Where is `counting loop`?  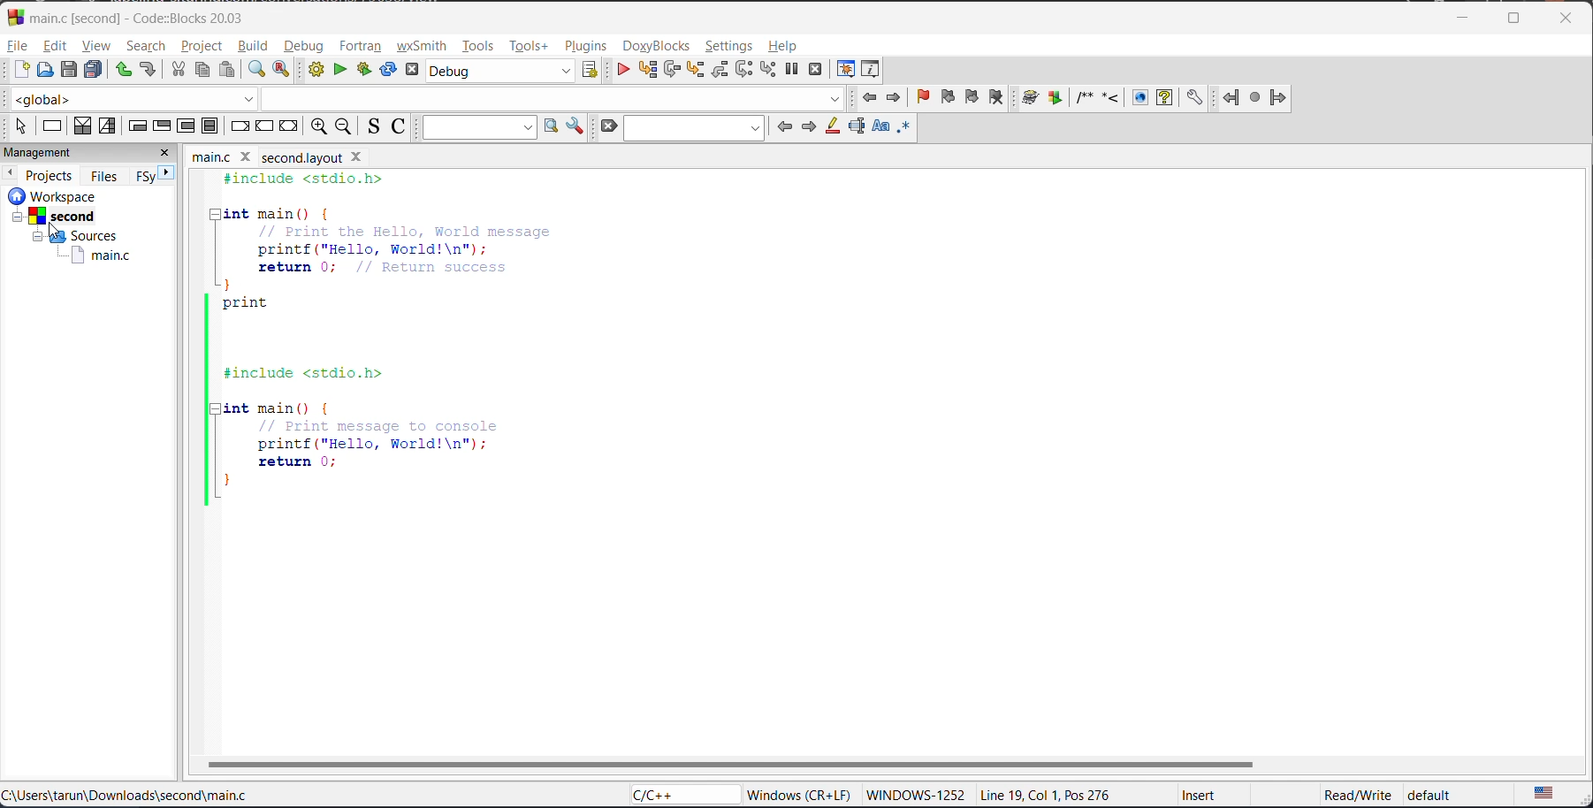
counting loop is located at coordinates (183, 125).